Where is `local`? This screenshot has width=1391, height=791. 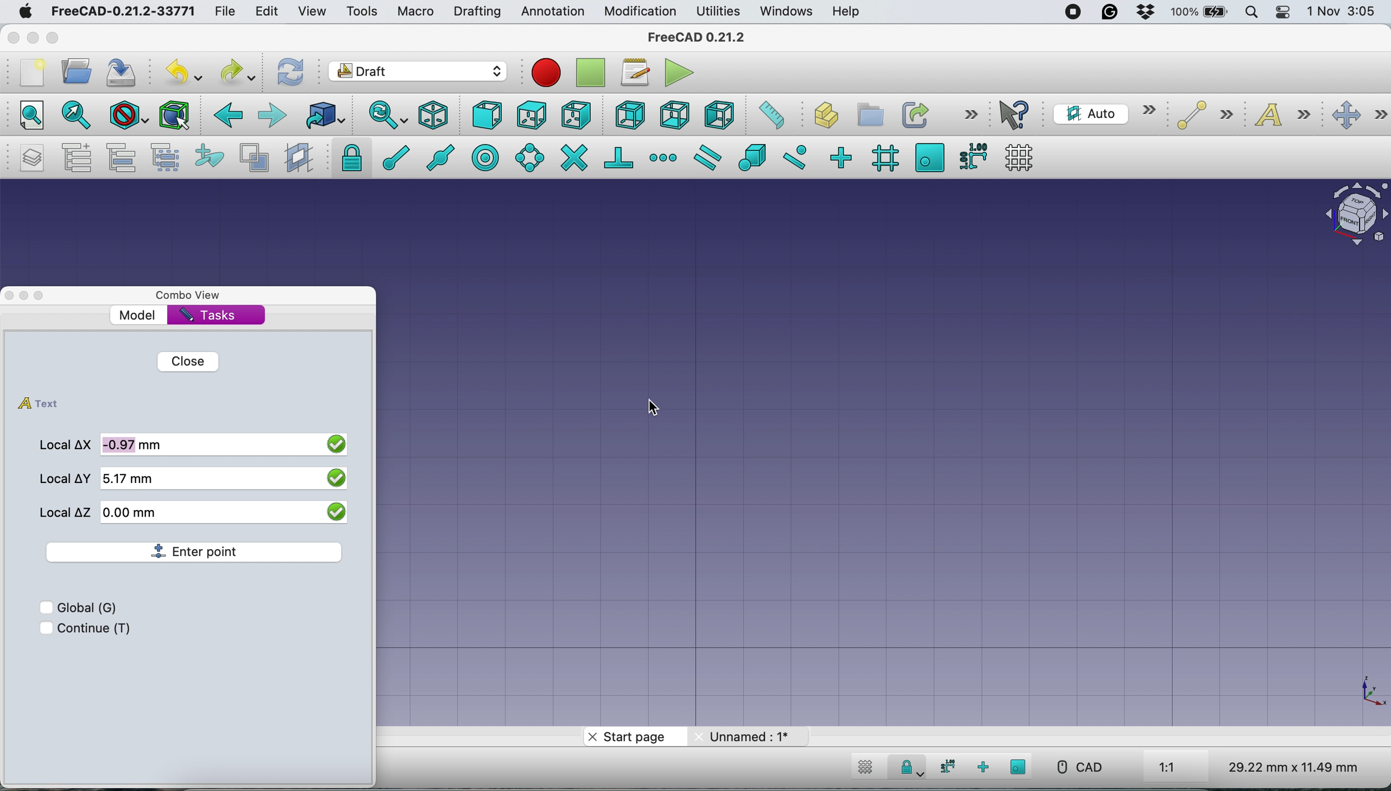 local is located at coordinates (62, 513).